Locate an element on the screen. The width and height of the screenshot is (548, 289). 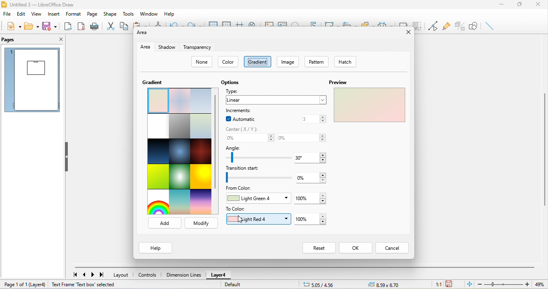
font work text is located at coordinates (314, 23).